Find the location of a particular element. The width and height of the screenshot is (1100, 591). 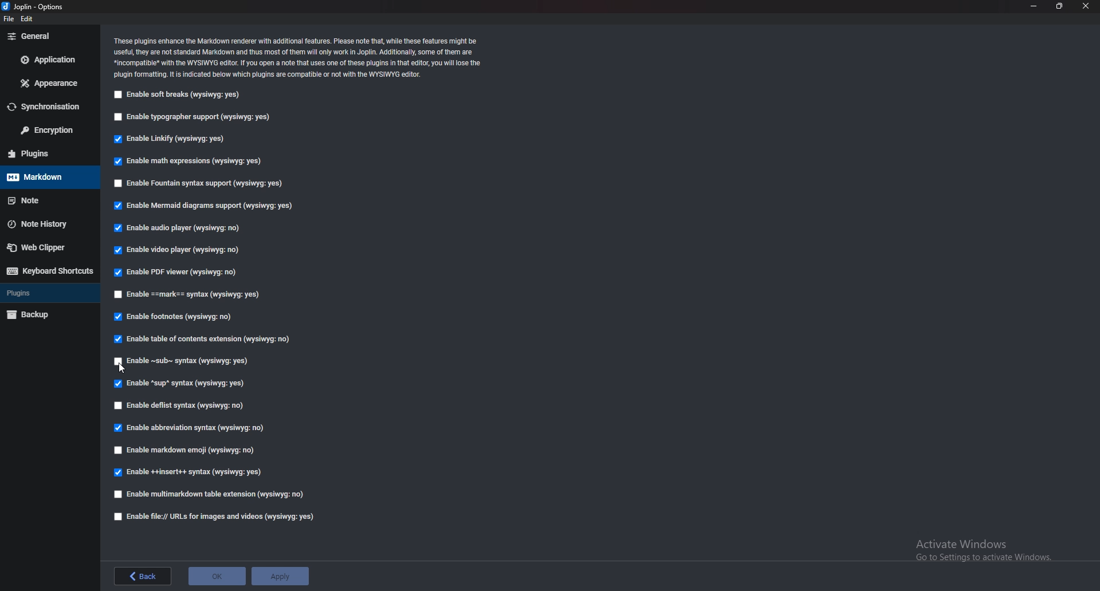

Enable multi markdown table extension is located at coordinates (210, 493).